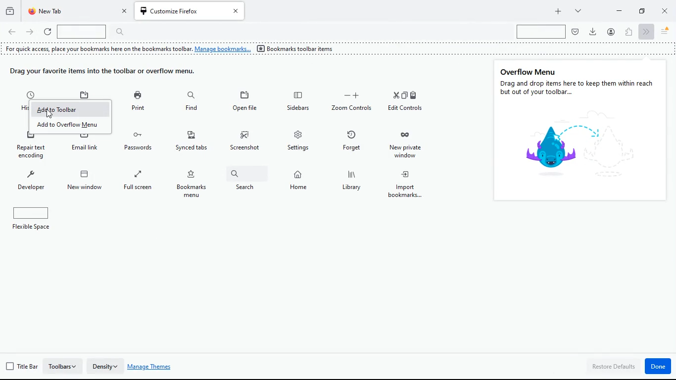  Describe the element at coordinates (89, 145) in the screenshot. I see `email link` at that location.